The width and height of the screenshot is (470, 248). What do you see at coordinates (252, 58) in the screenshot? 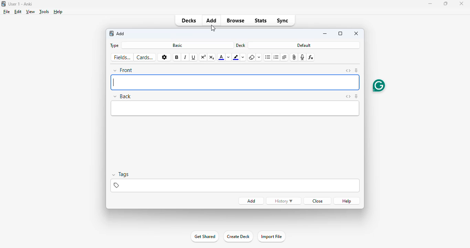
I see `remove formatting` at bounding box center [252, 58].